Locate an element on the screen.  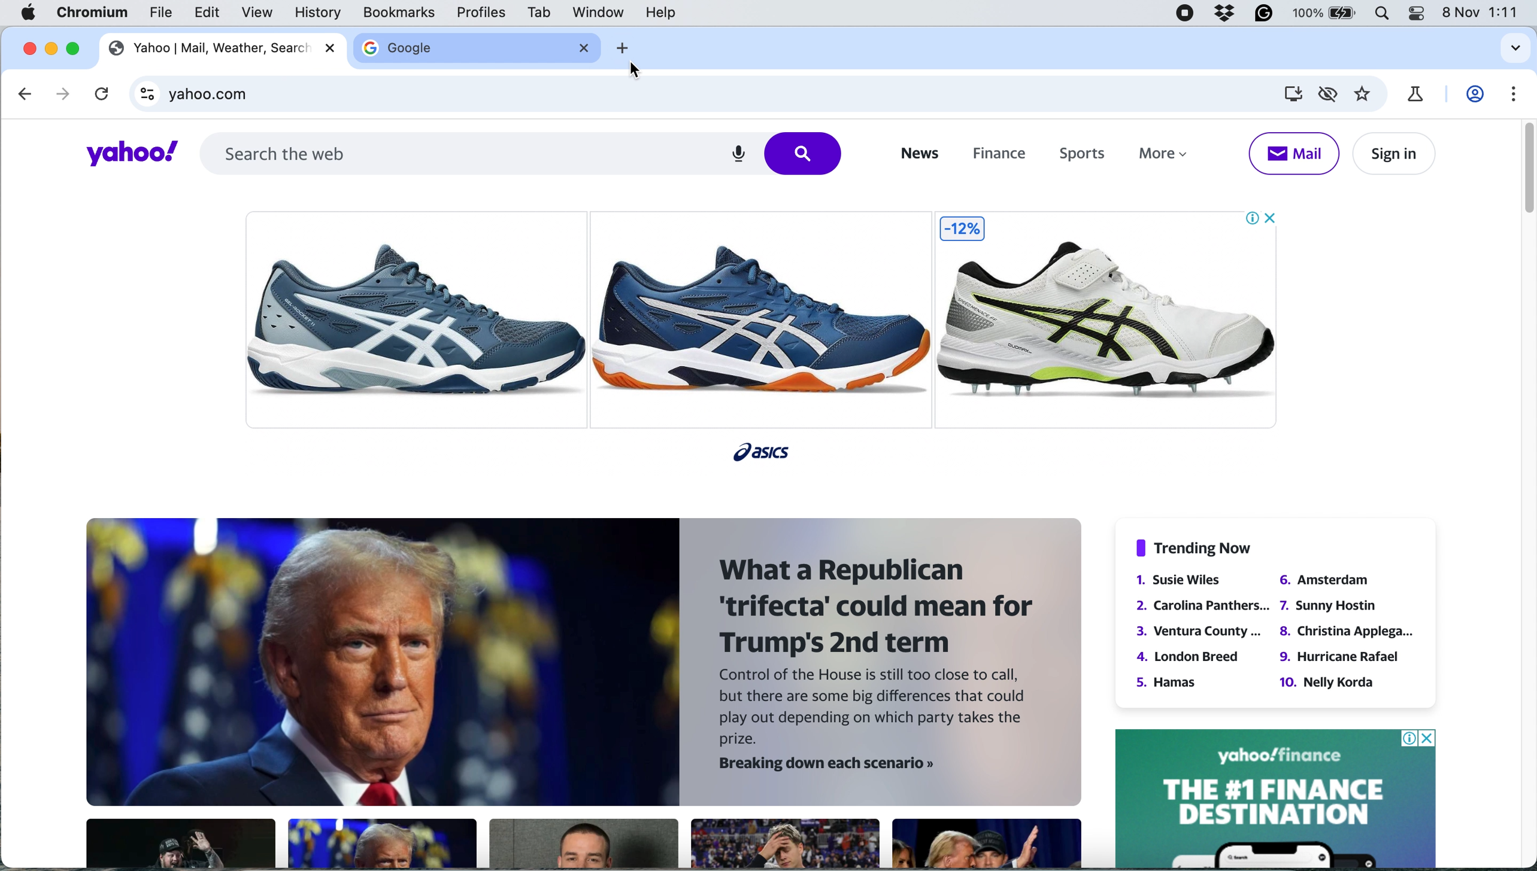
close is located at coordinates (332, 48).